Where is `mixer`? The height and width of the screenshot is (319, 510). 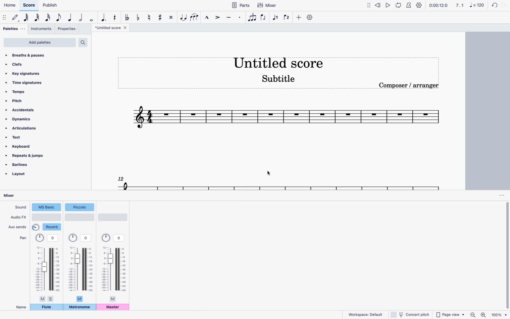 mixer is located at coordinates (267, 5).